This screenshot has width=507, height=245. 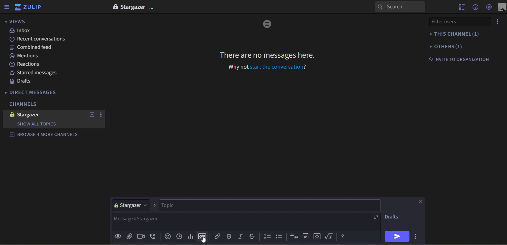 What do you see at coordinates (276, 67) in the screenshot?
I see `start the conversation` at bounding box center [276, 67].